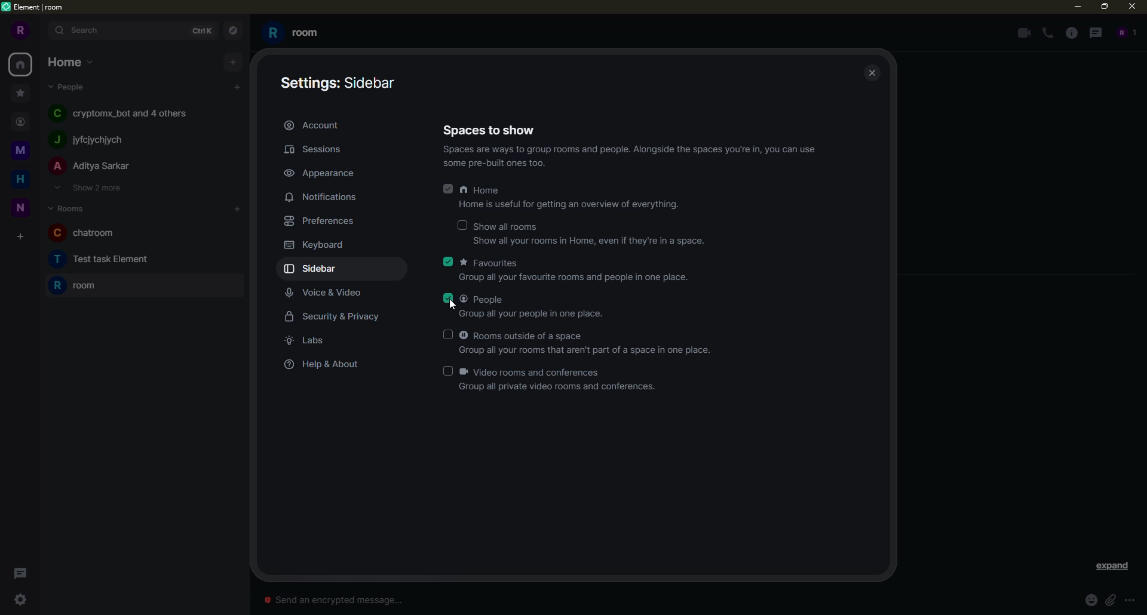 This screenshot has height=615, width=1147. I want to click on expand, so click(1114, 566).